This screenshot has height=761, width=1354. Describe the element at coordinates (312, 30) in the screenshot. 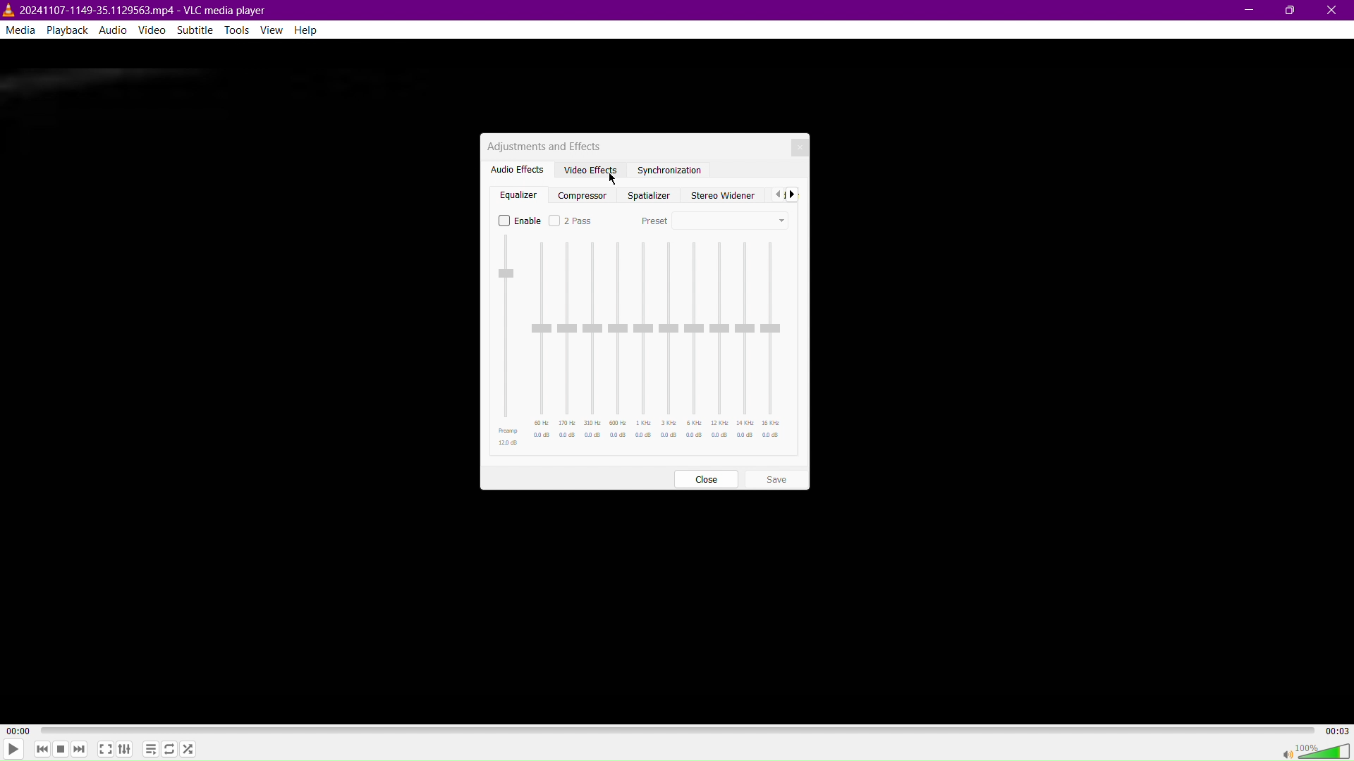

I see `Help` at that location.